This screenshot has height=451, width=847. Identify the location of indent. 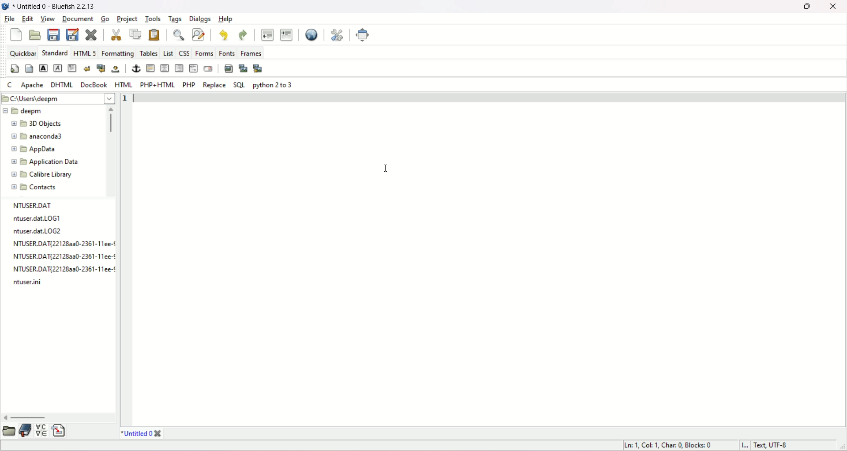
(287, 35).